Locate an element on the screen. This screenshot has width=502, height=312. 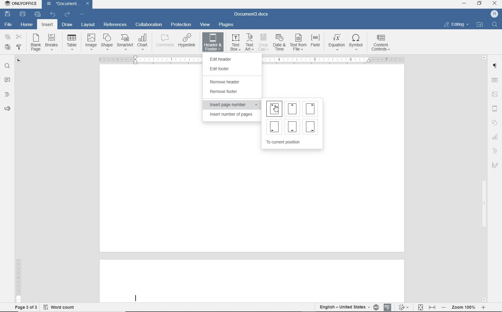
TEXT BOX is located at coordinates (235, 42).